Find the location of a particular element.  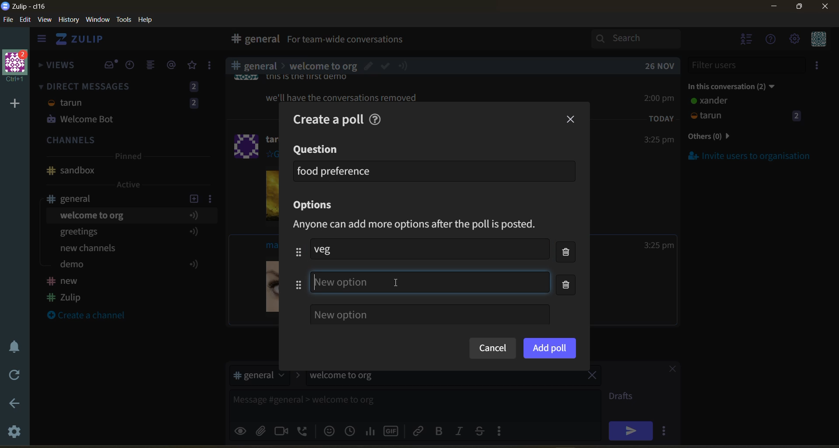

views is located at coordinates (57, 68).